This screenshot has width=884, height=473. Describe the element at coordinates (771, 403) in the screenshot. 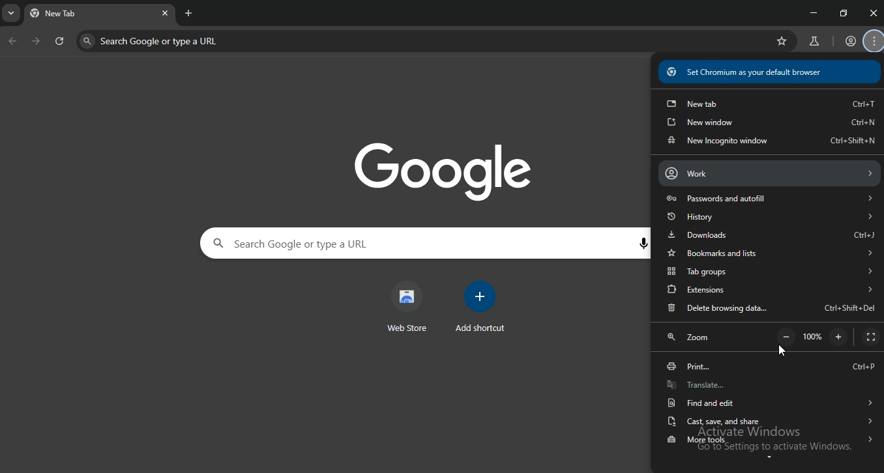

I see `find and edit` at that location.